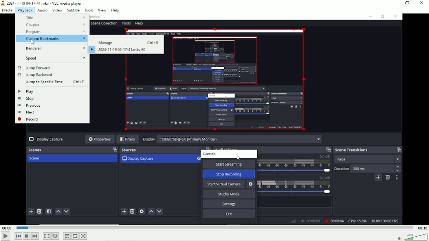  Describe the element at coordinates (55, 25) in the screenshot. I see `Chapter` at that location.